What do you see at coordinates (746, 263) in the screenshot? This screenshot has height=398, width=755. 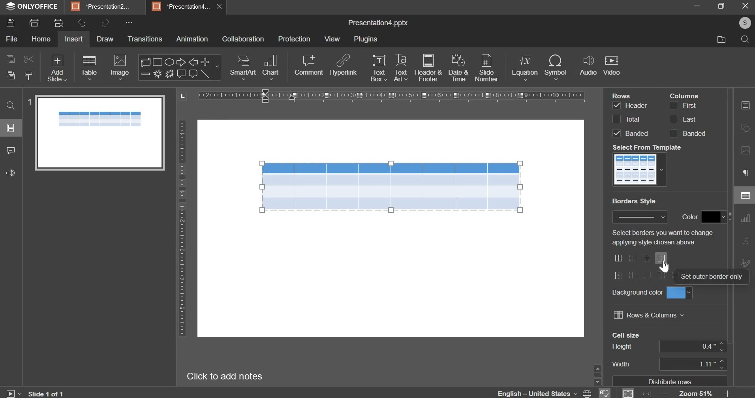 I see `signature settings` at bounding box center [746, 263].